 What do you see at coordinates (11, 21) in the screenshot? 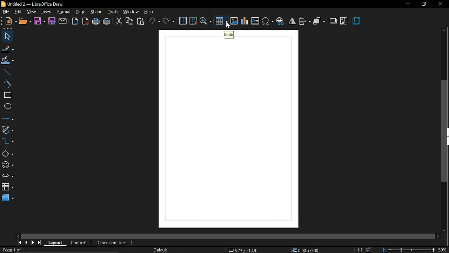
I see `new` at bounding box center [11, 21].